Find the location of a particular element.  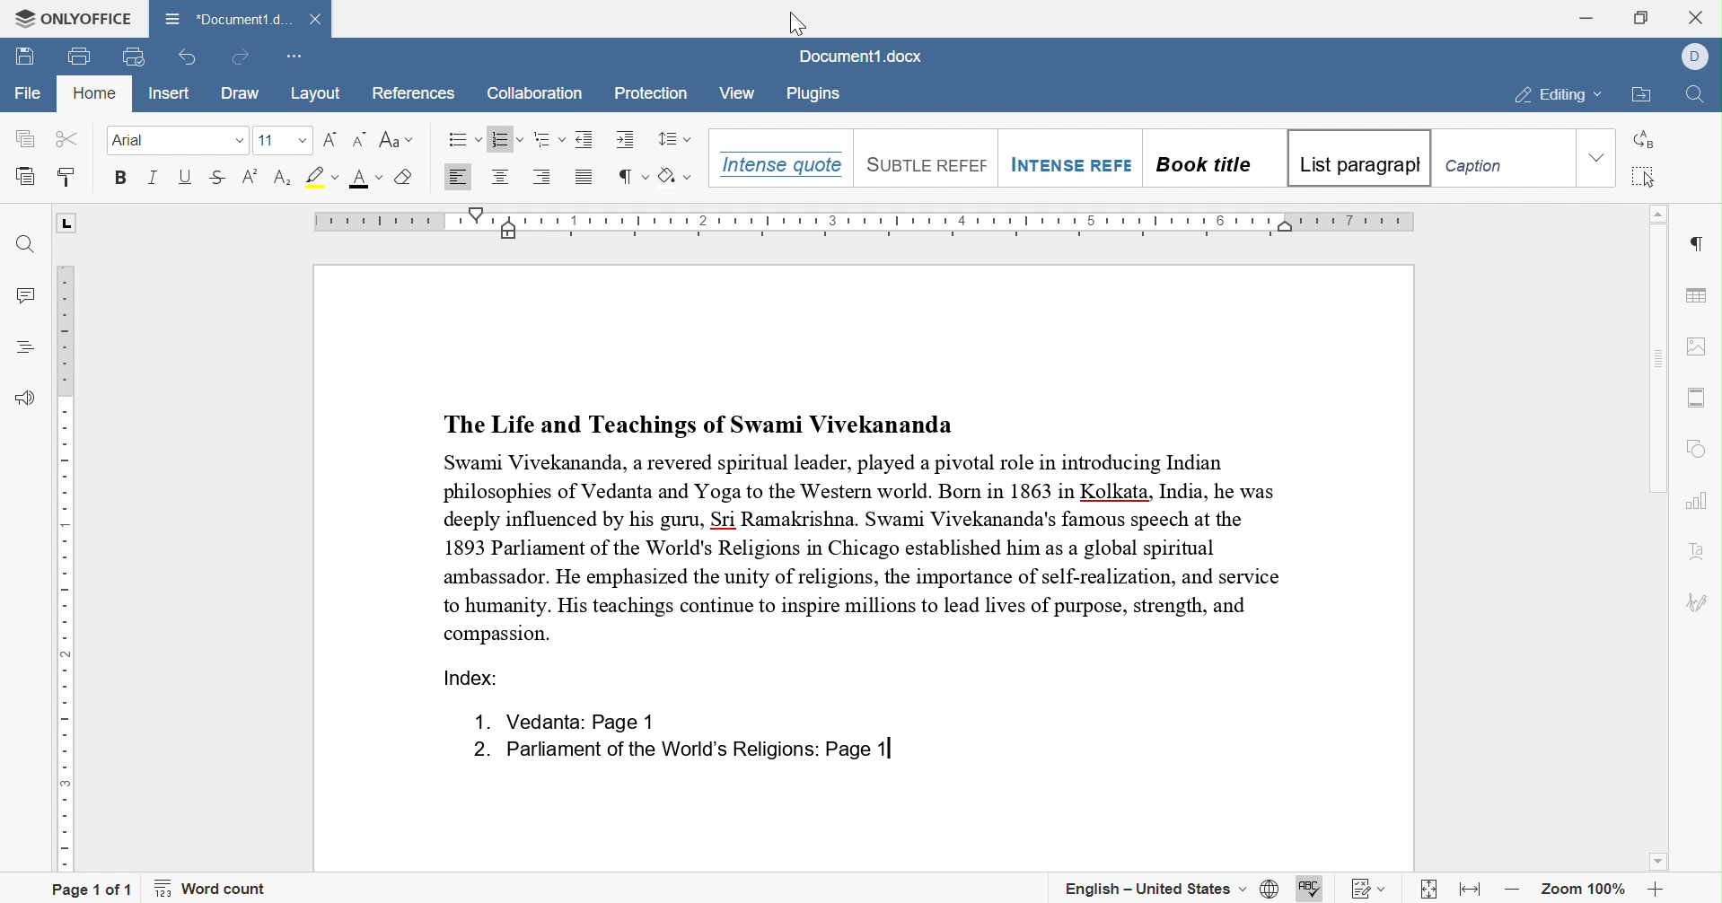

copy style is located at coordinates (66, 177).